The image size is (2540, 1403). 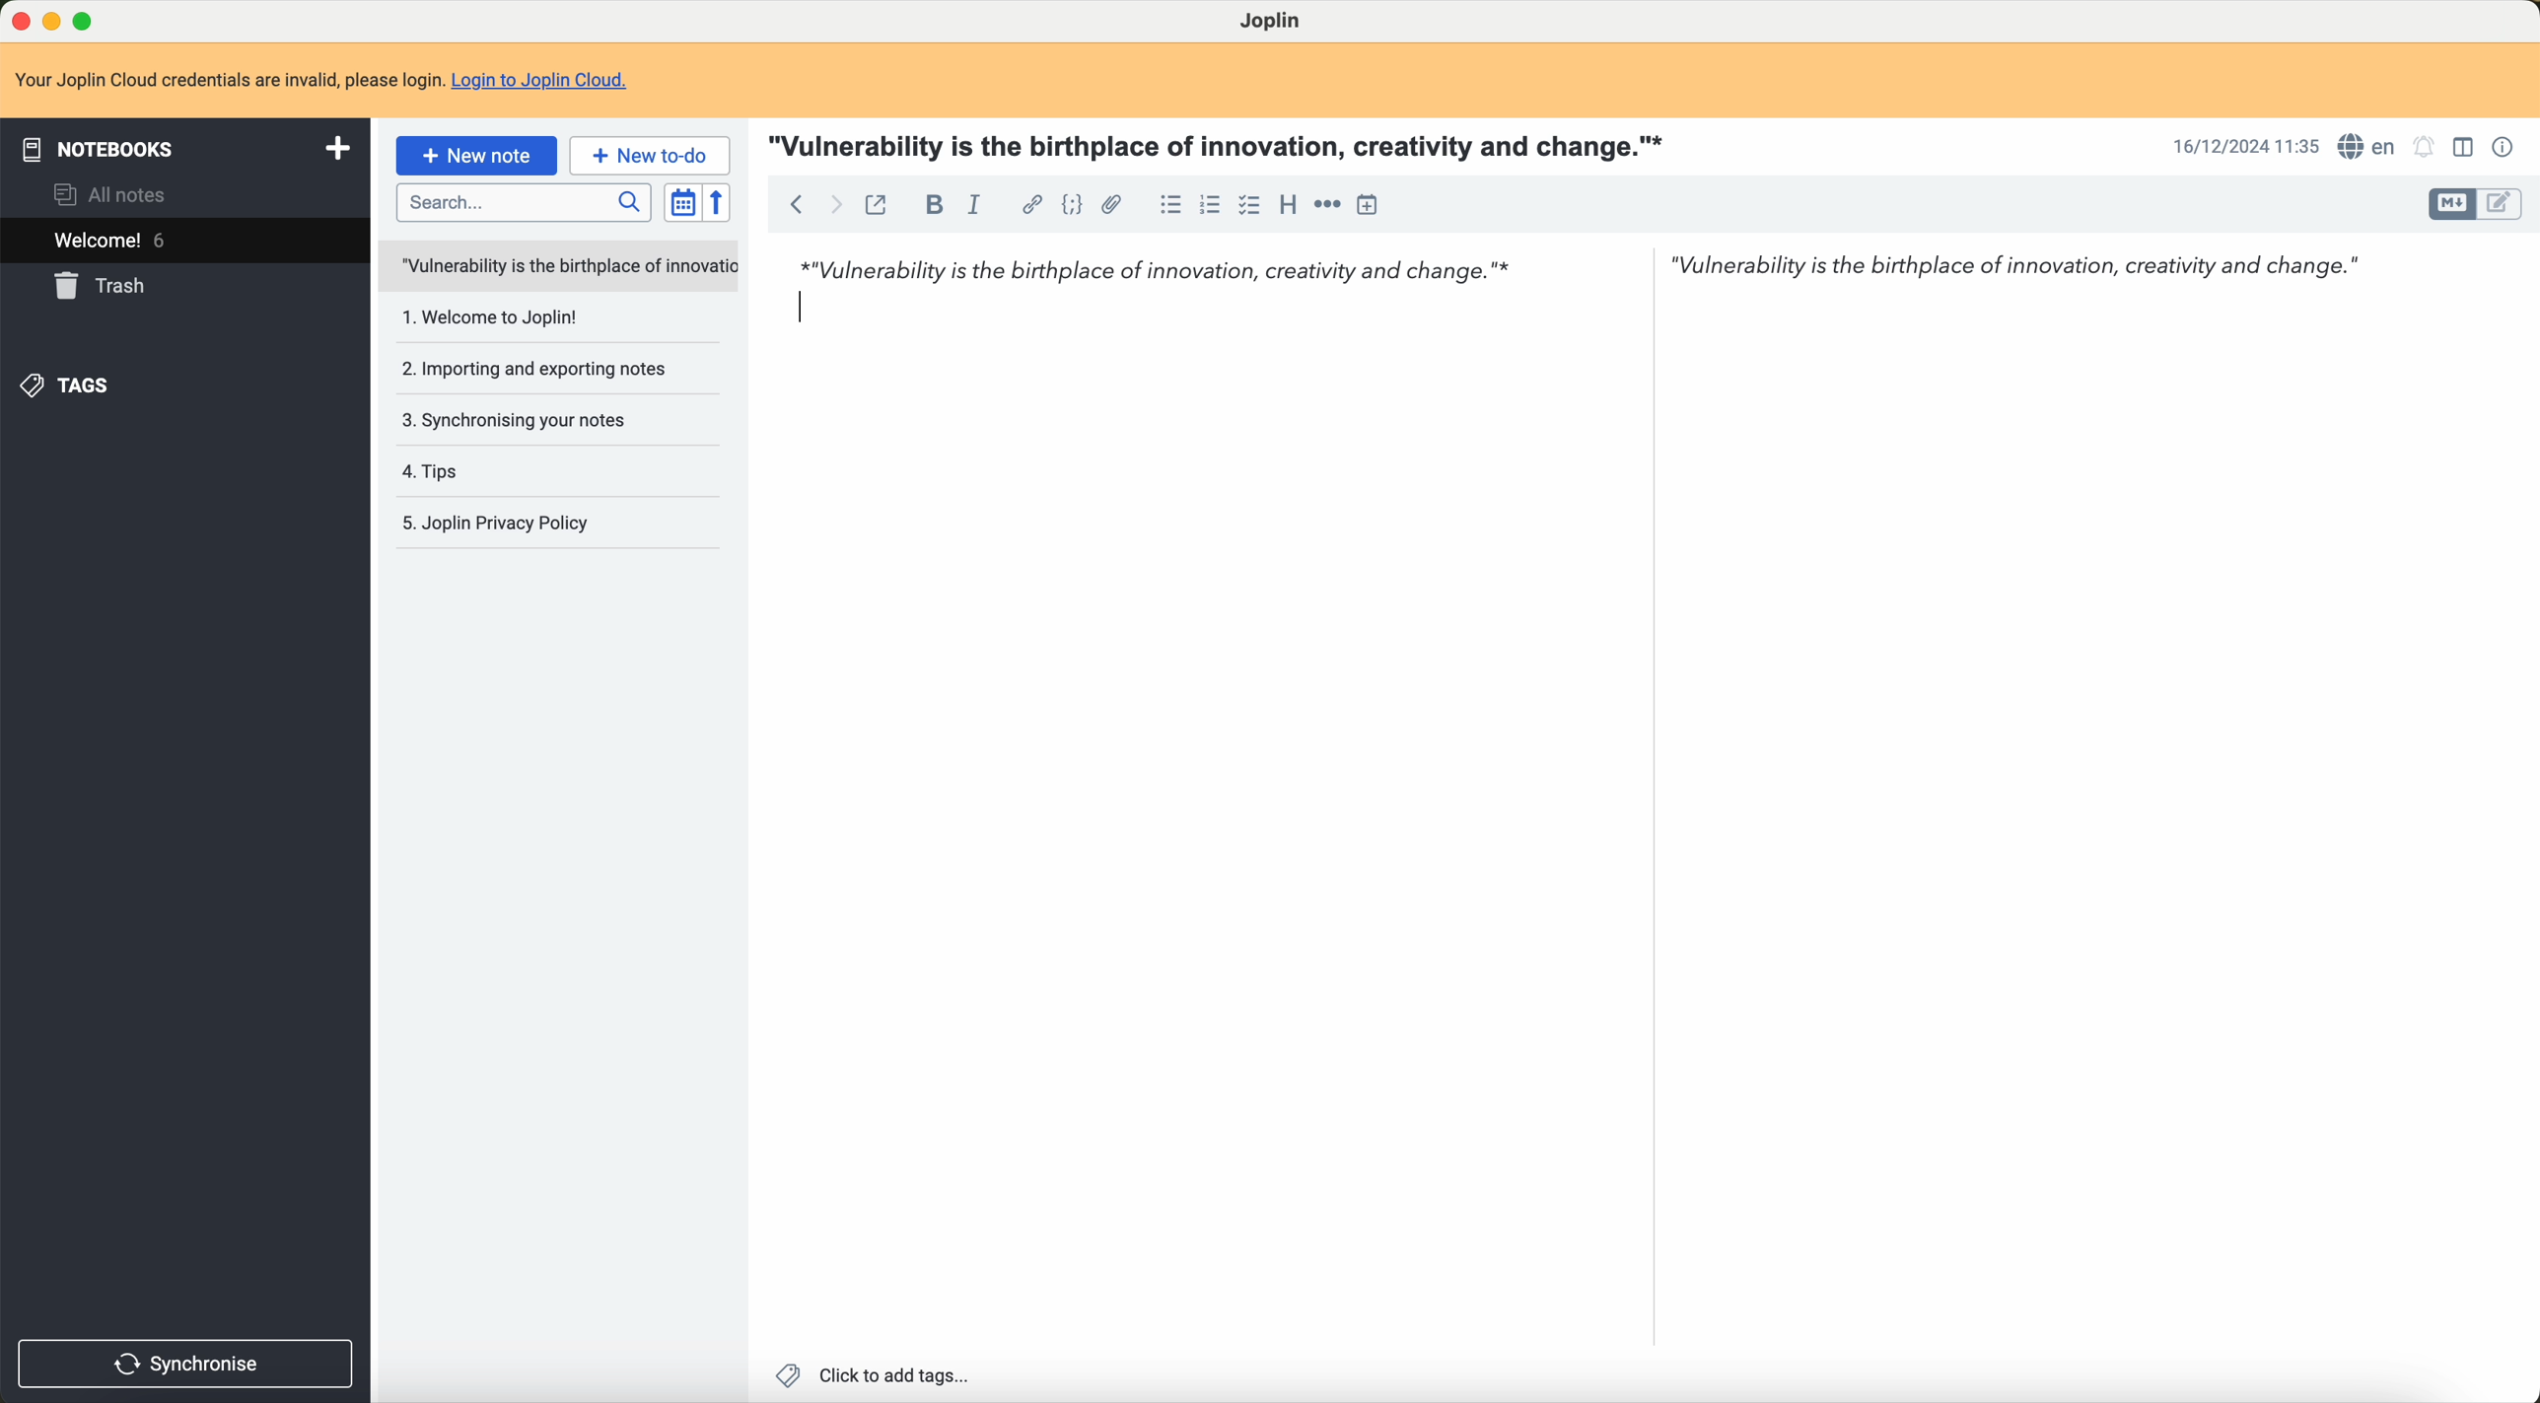 I want to click on untitled, so click(x=557, y=267).